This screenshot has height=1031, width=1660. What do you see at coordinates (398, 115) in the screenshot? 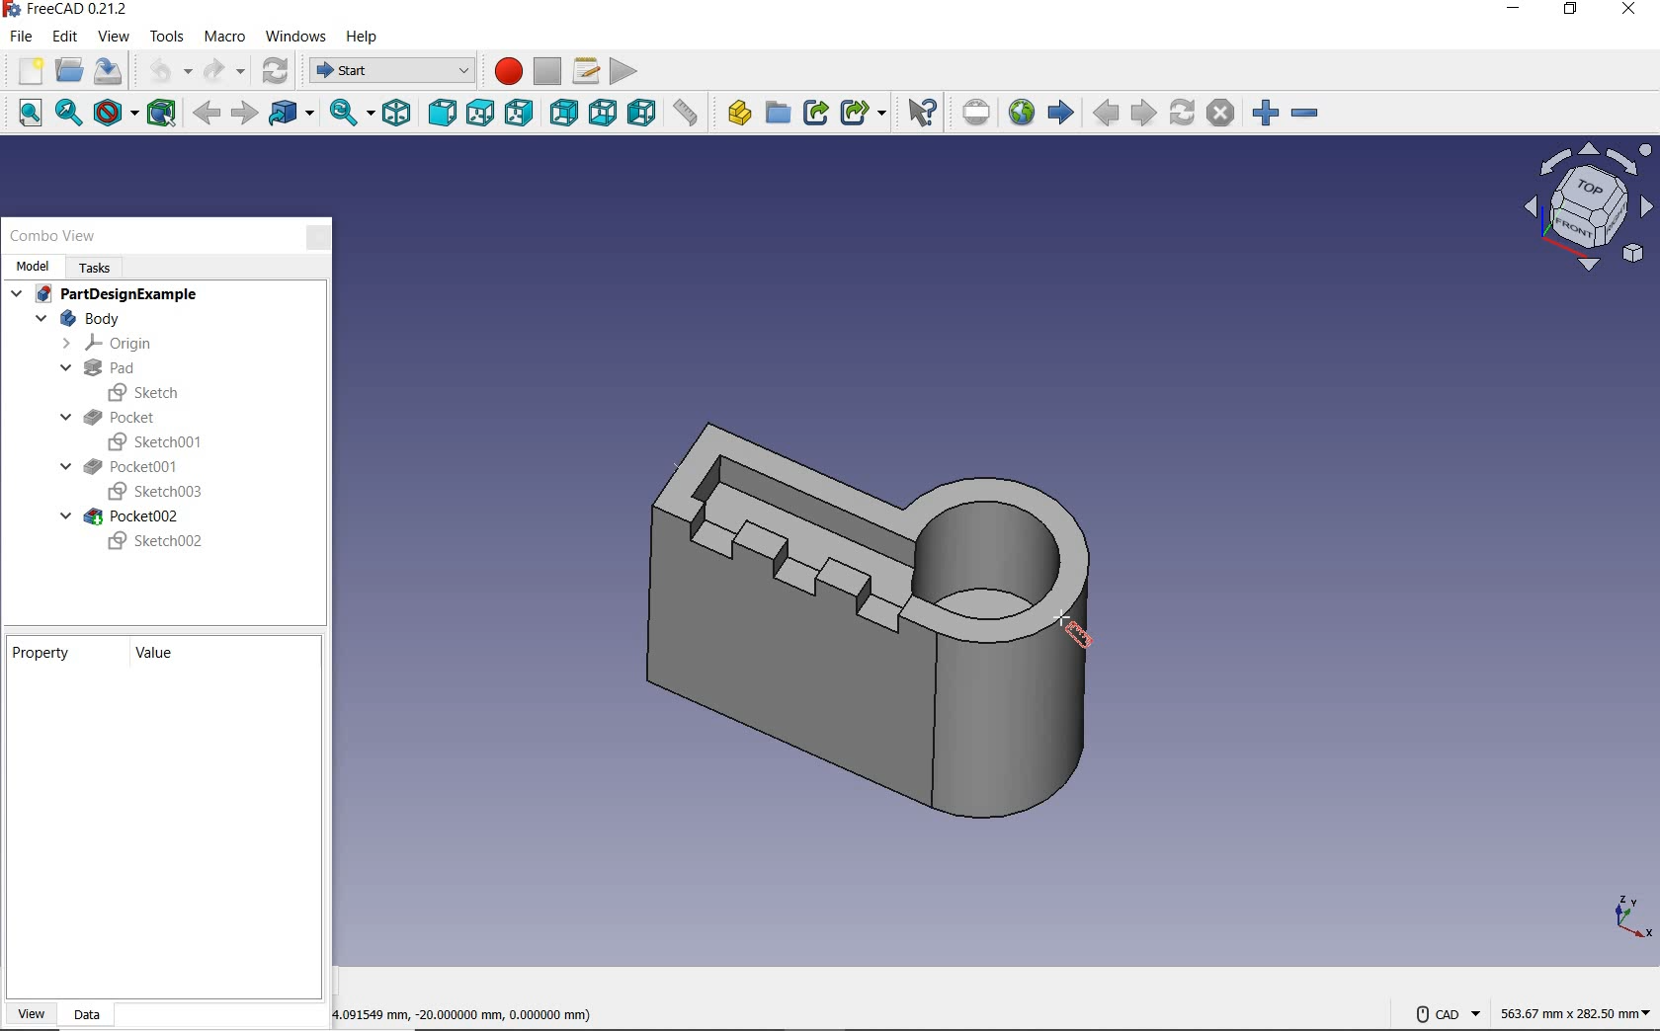
I see `isometric` at bounding box center [398, 115].